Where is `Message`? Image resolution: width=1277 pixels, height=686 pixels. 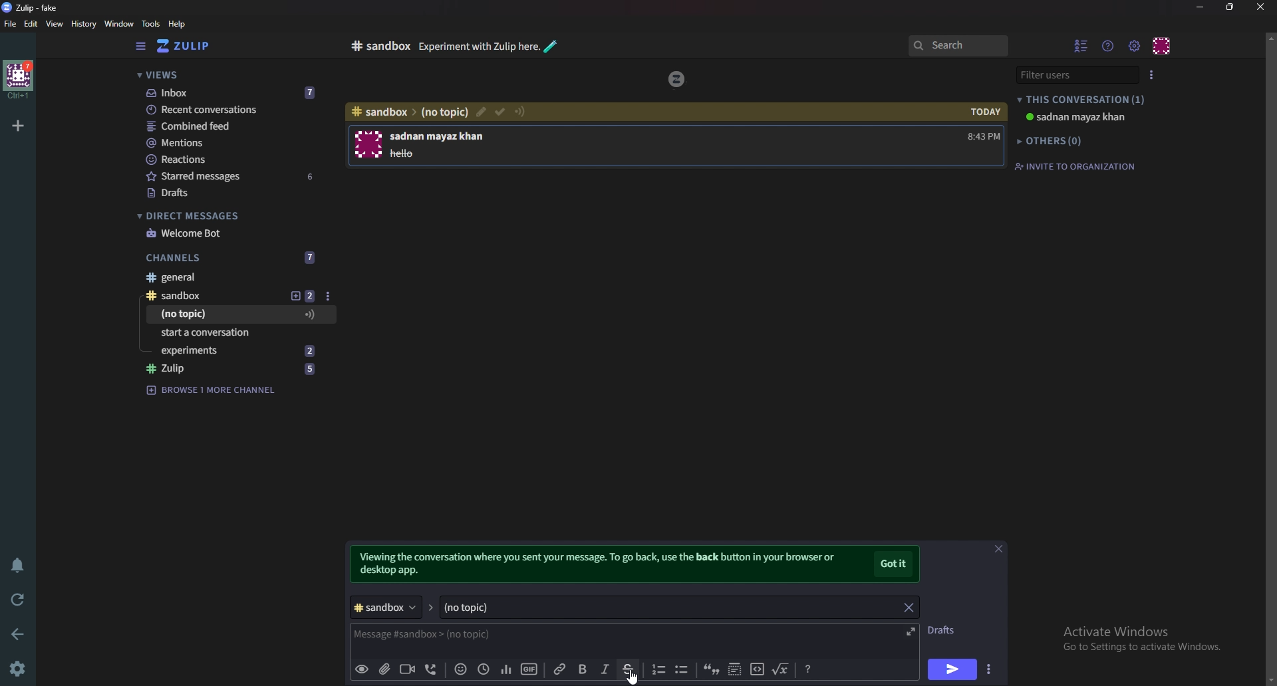 Message is located at coordinates (243, 314).